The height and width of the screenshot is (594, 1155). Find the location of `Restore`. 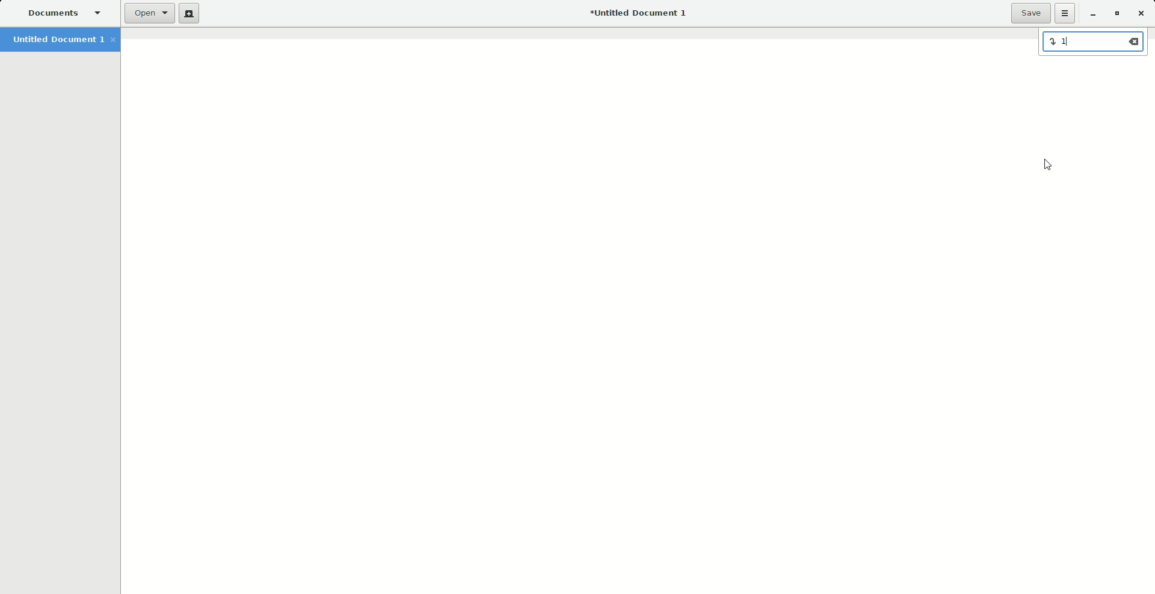

Restore is located at coordinates (1115, 14).